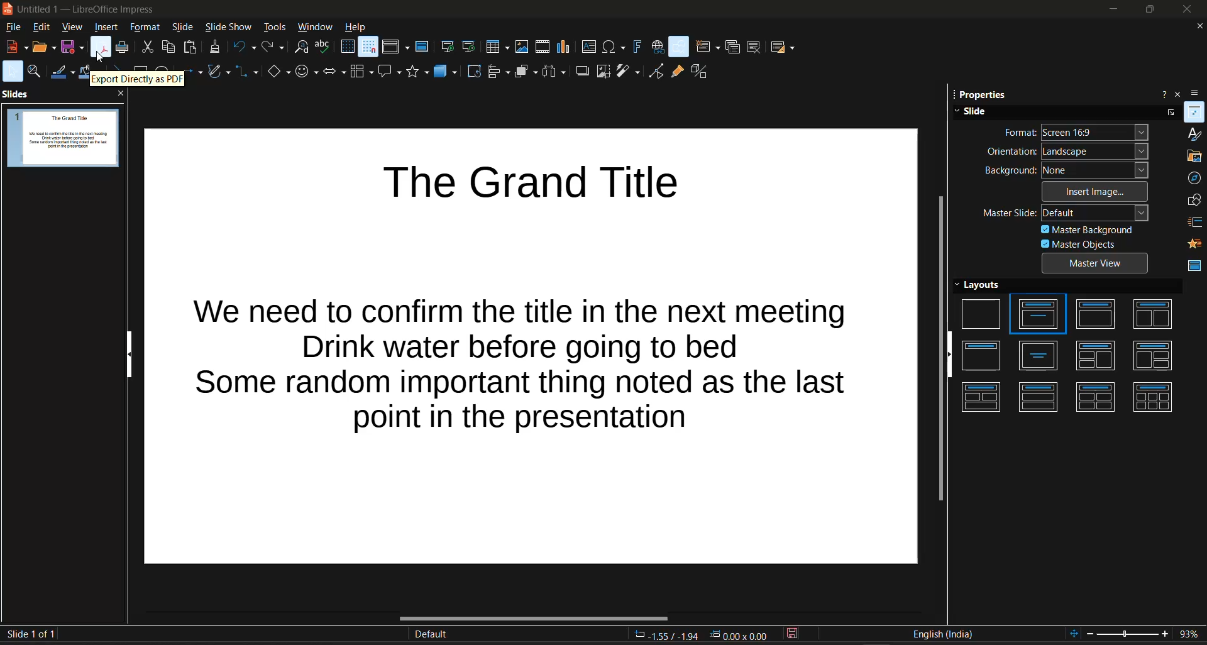 This screenshot has height=645, width=1207. I want to click on stars and banners, so click(417, 72).